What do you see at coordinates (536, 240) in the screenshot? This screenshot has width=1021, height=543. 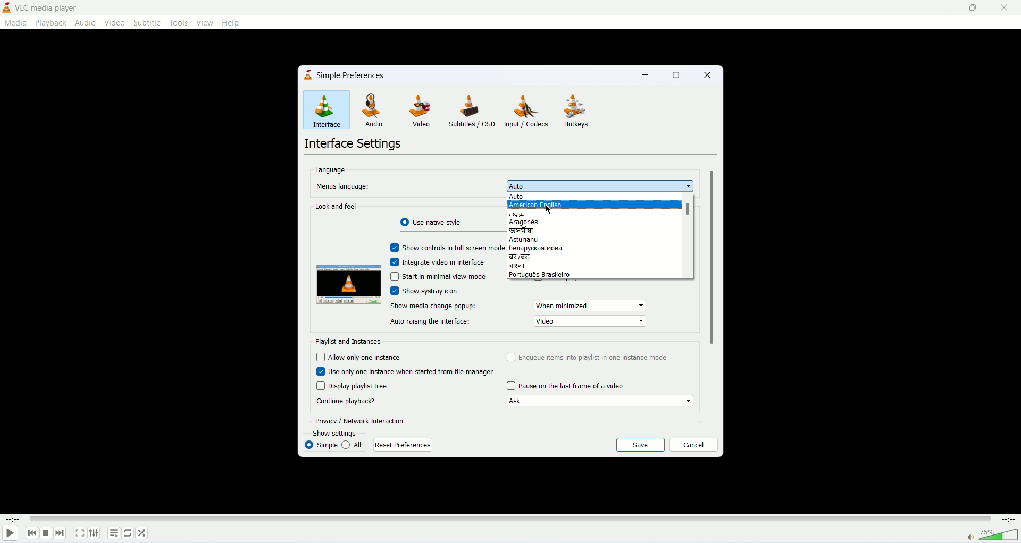 I see `asturainu` at bounding box center [536, 240].